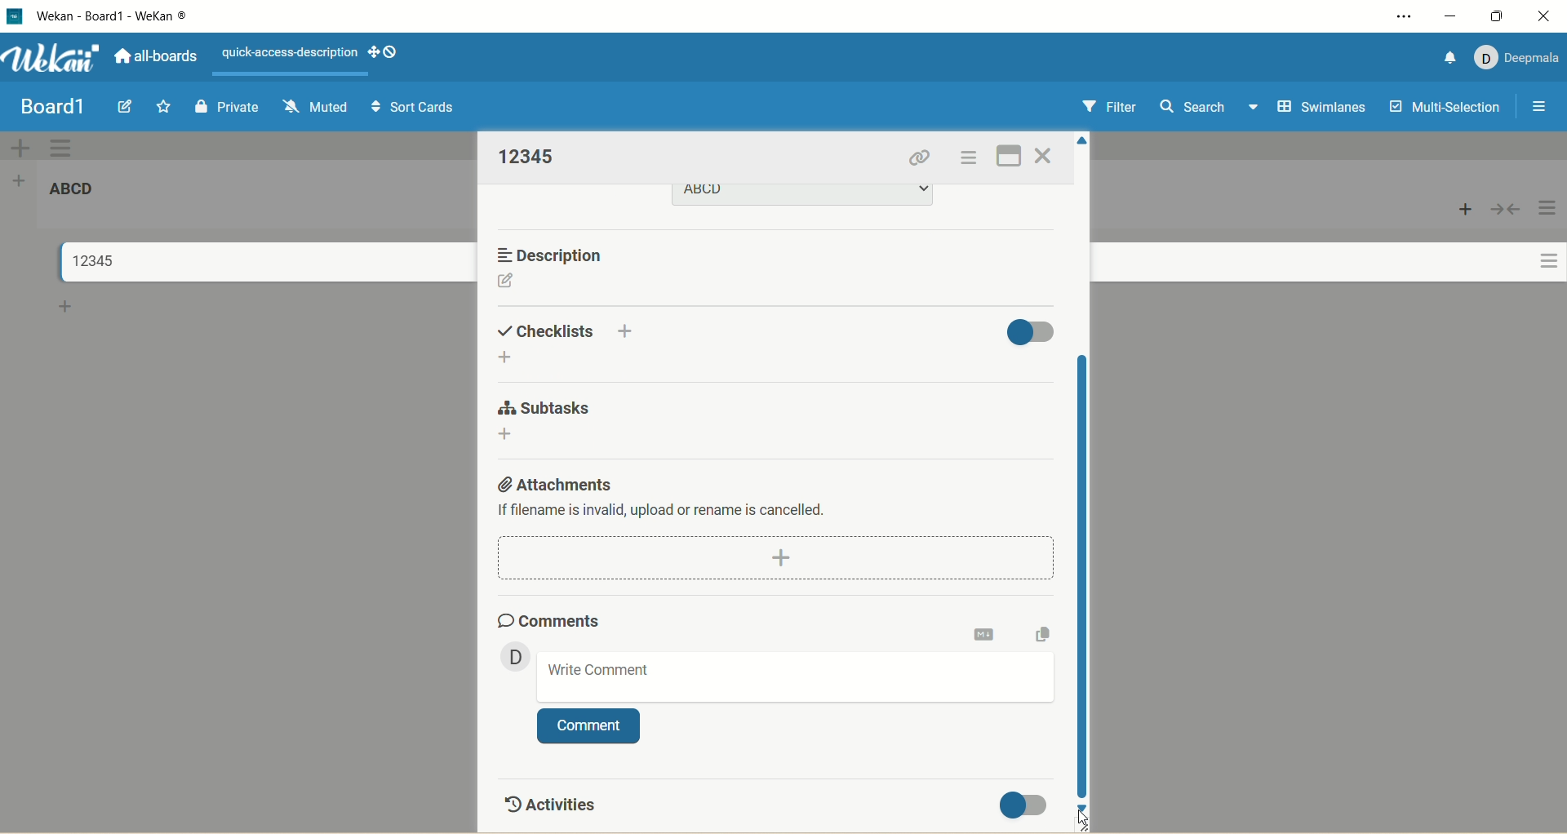 The height and width of the screenshot is (834, 1567). What do you see at coordinates (920, 159) in the screenshot?
I see `copy card link to clipboard` at bounding box center [920, 159].